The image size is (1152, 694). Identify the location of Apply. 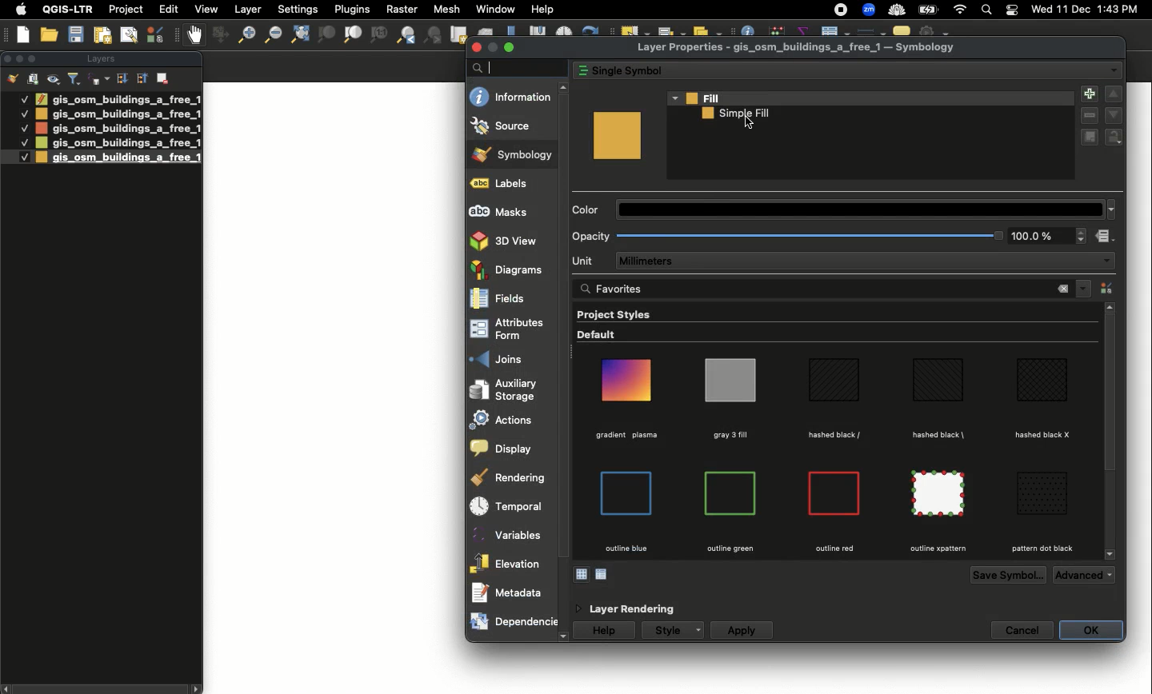
(743, 630).